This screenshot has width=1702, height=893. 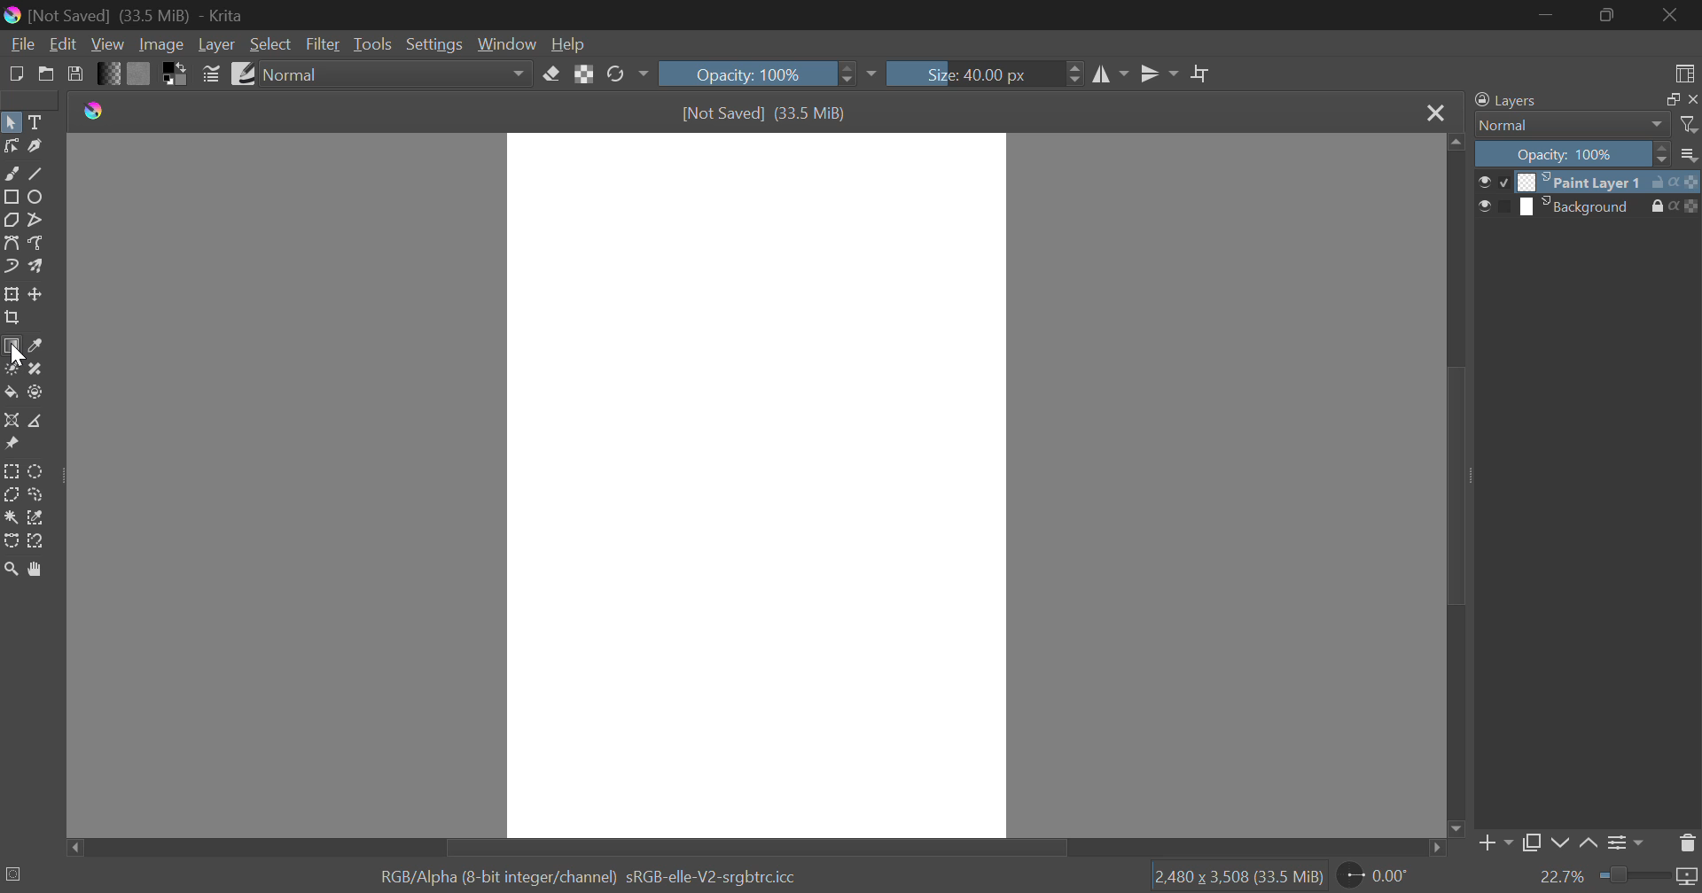 I want to click on Minimize, so click(x=1610, y=17).